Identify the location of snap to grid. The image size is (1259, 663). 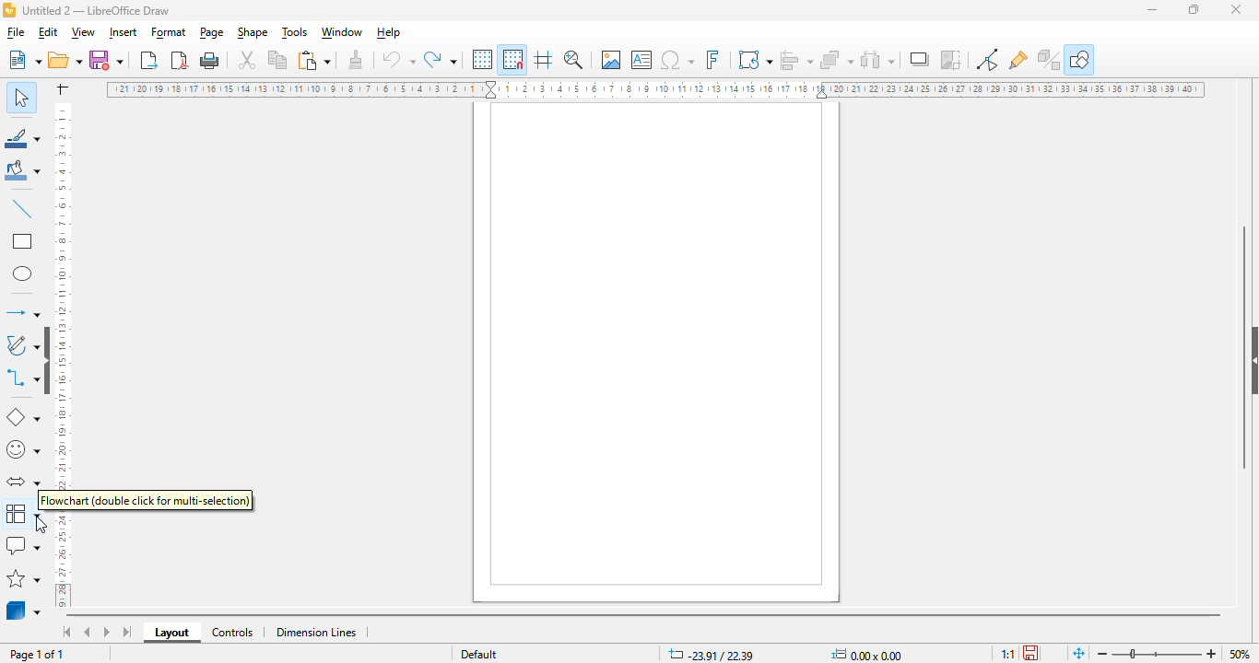
(513, 59).